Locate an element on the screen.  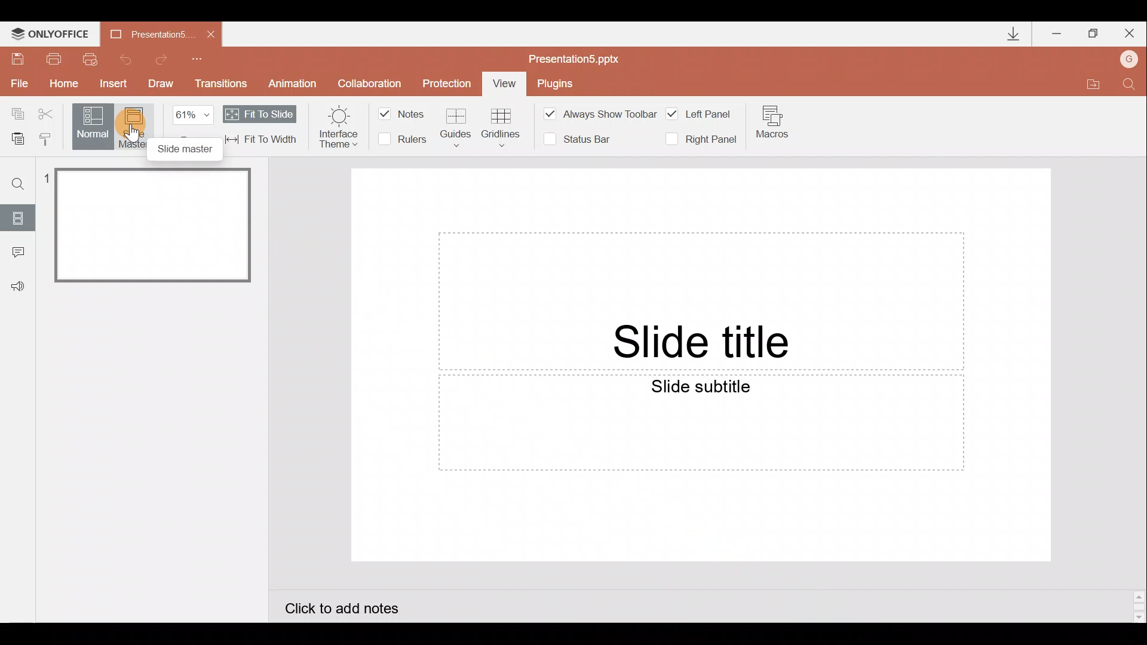
File is located at coordinates (17, 83).